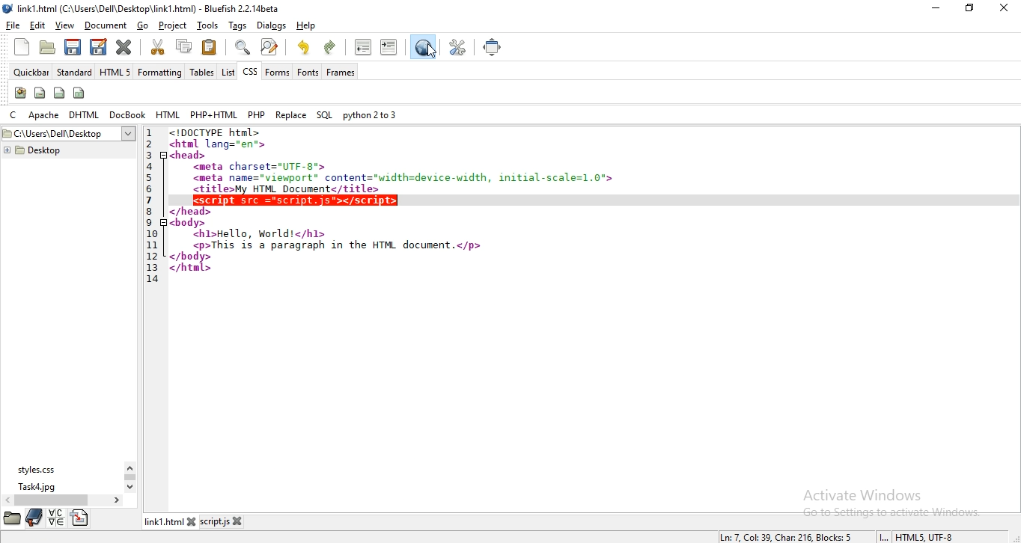  What do you see at coordinates (243, 521) in the screenshot?
I see `close` at bounding box center [243, 521].